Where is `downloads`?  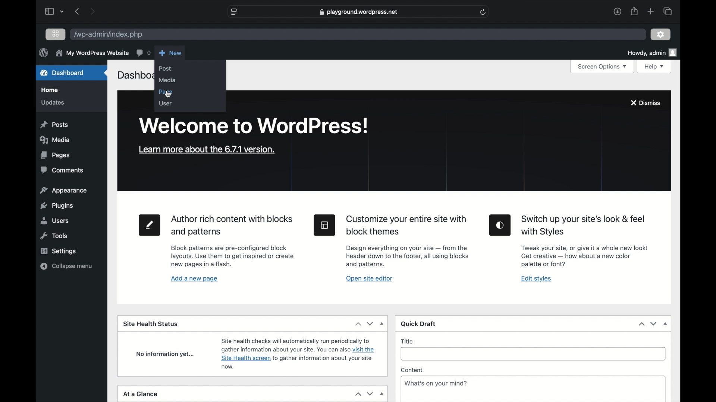
downloads is located at coordinates (618, 12).